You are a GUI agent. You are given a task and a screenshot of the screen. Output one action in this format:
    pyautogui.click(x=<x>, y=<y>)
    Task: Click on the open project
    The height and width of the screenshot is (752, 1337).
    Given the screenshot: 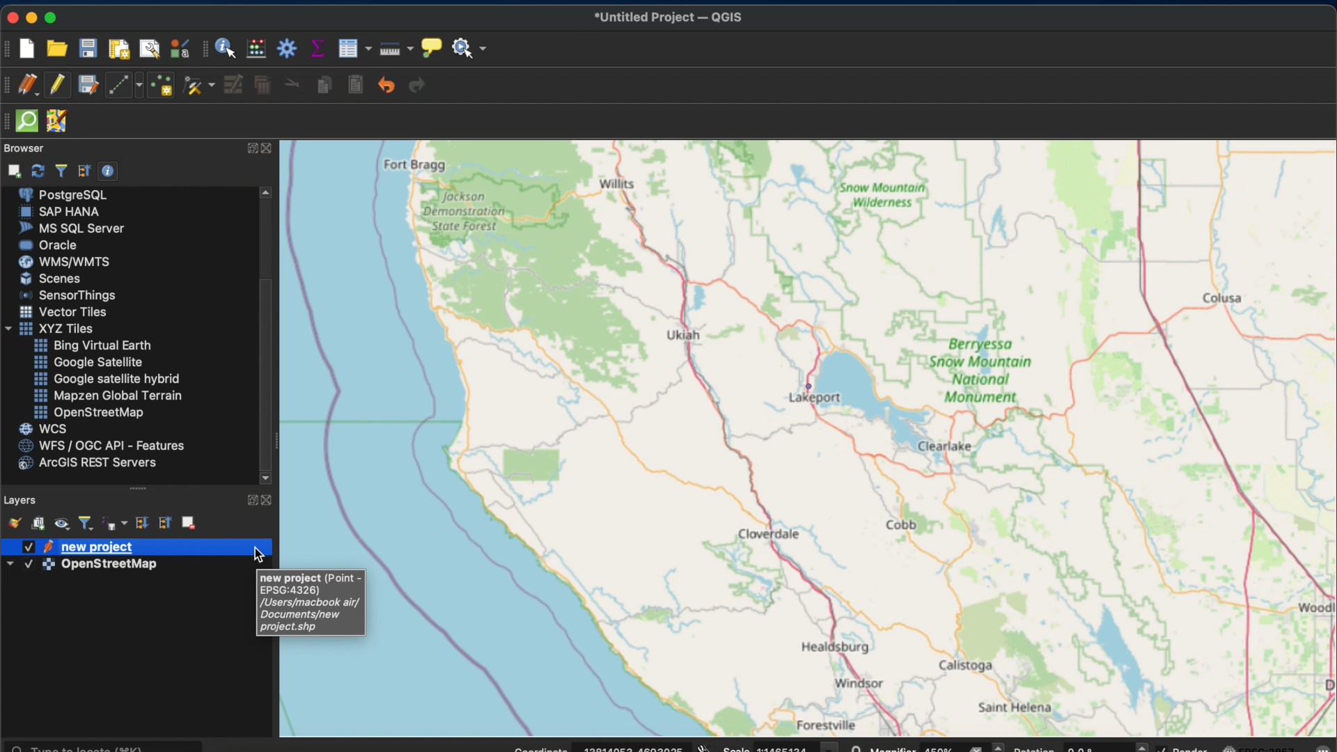 What is the action you would take?
    pyautogui.click(x=56, y=48)
    